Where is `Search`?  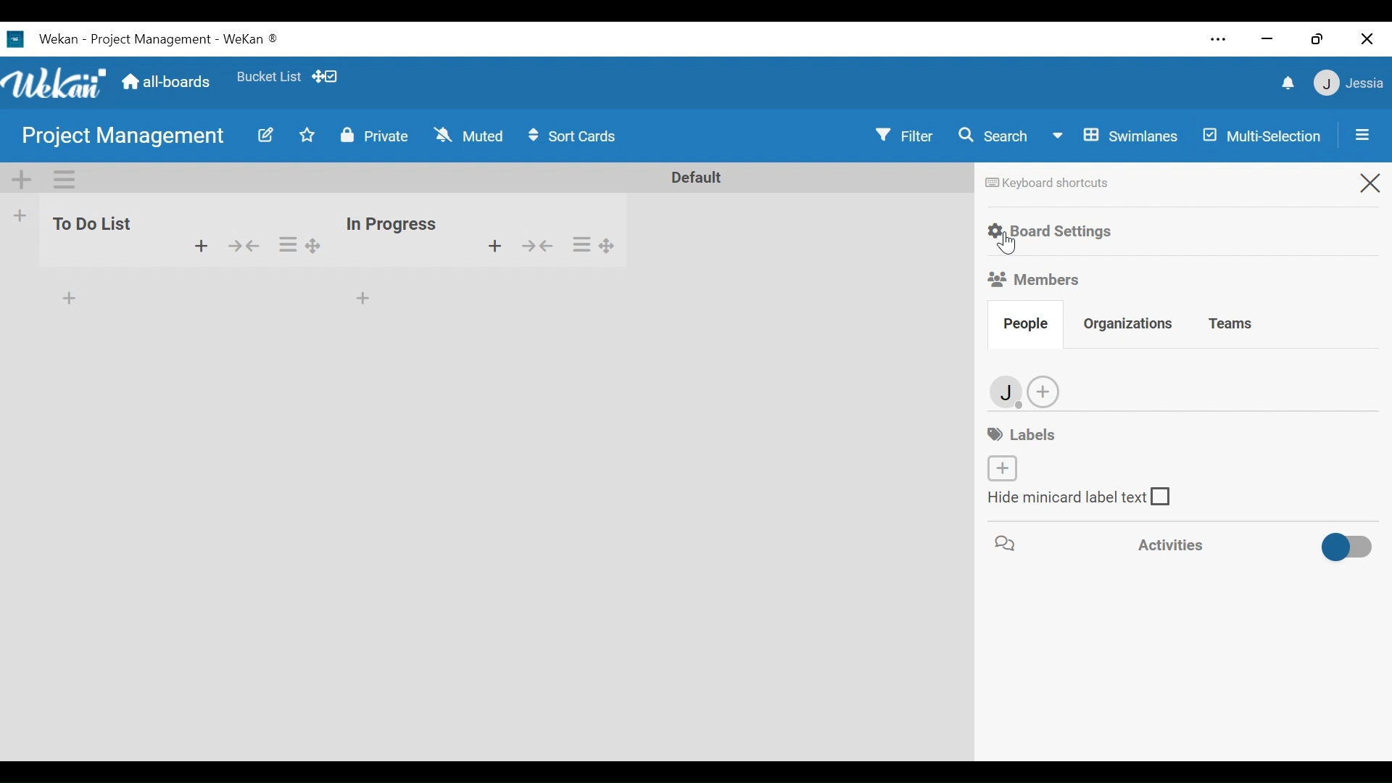
Search is located at coordinates (998, 136).